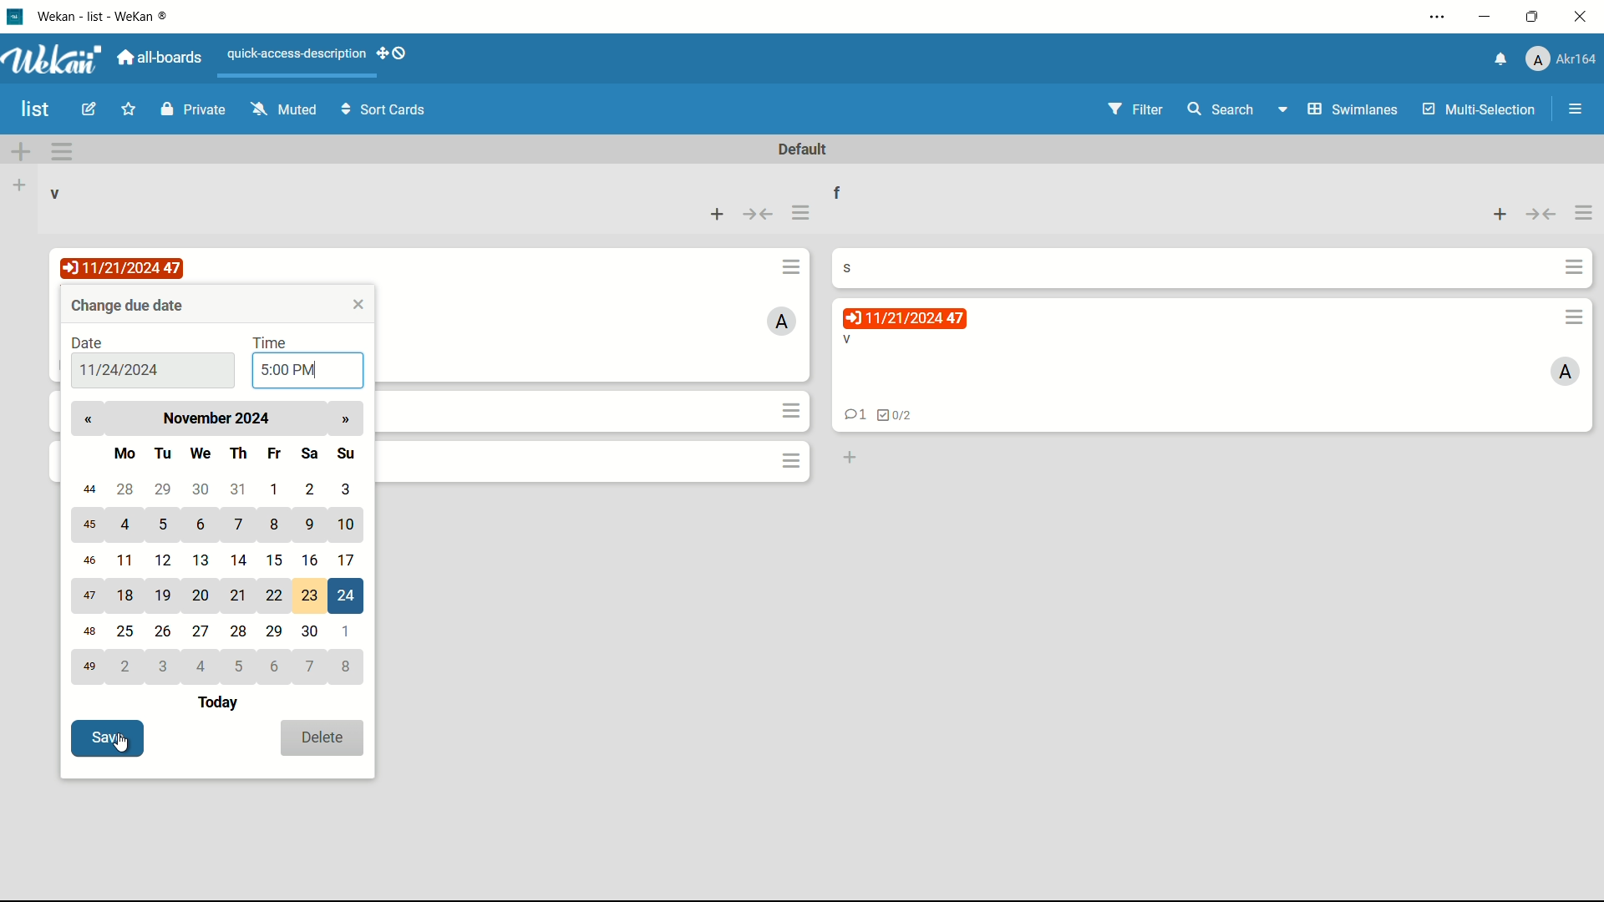 This screenshot has width=1604, height=902. Describe the element at coordinates (235, 451) in the screenshot. I see `days` at that location.